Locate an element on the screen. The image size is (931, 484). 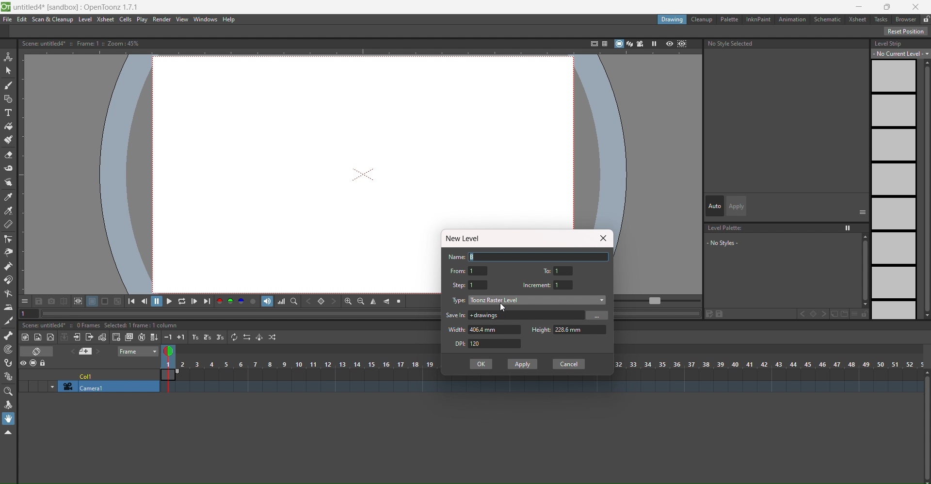
geometric tool is located at coordinates (8, 100).